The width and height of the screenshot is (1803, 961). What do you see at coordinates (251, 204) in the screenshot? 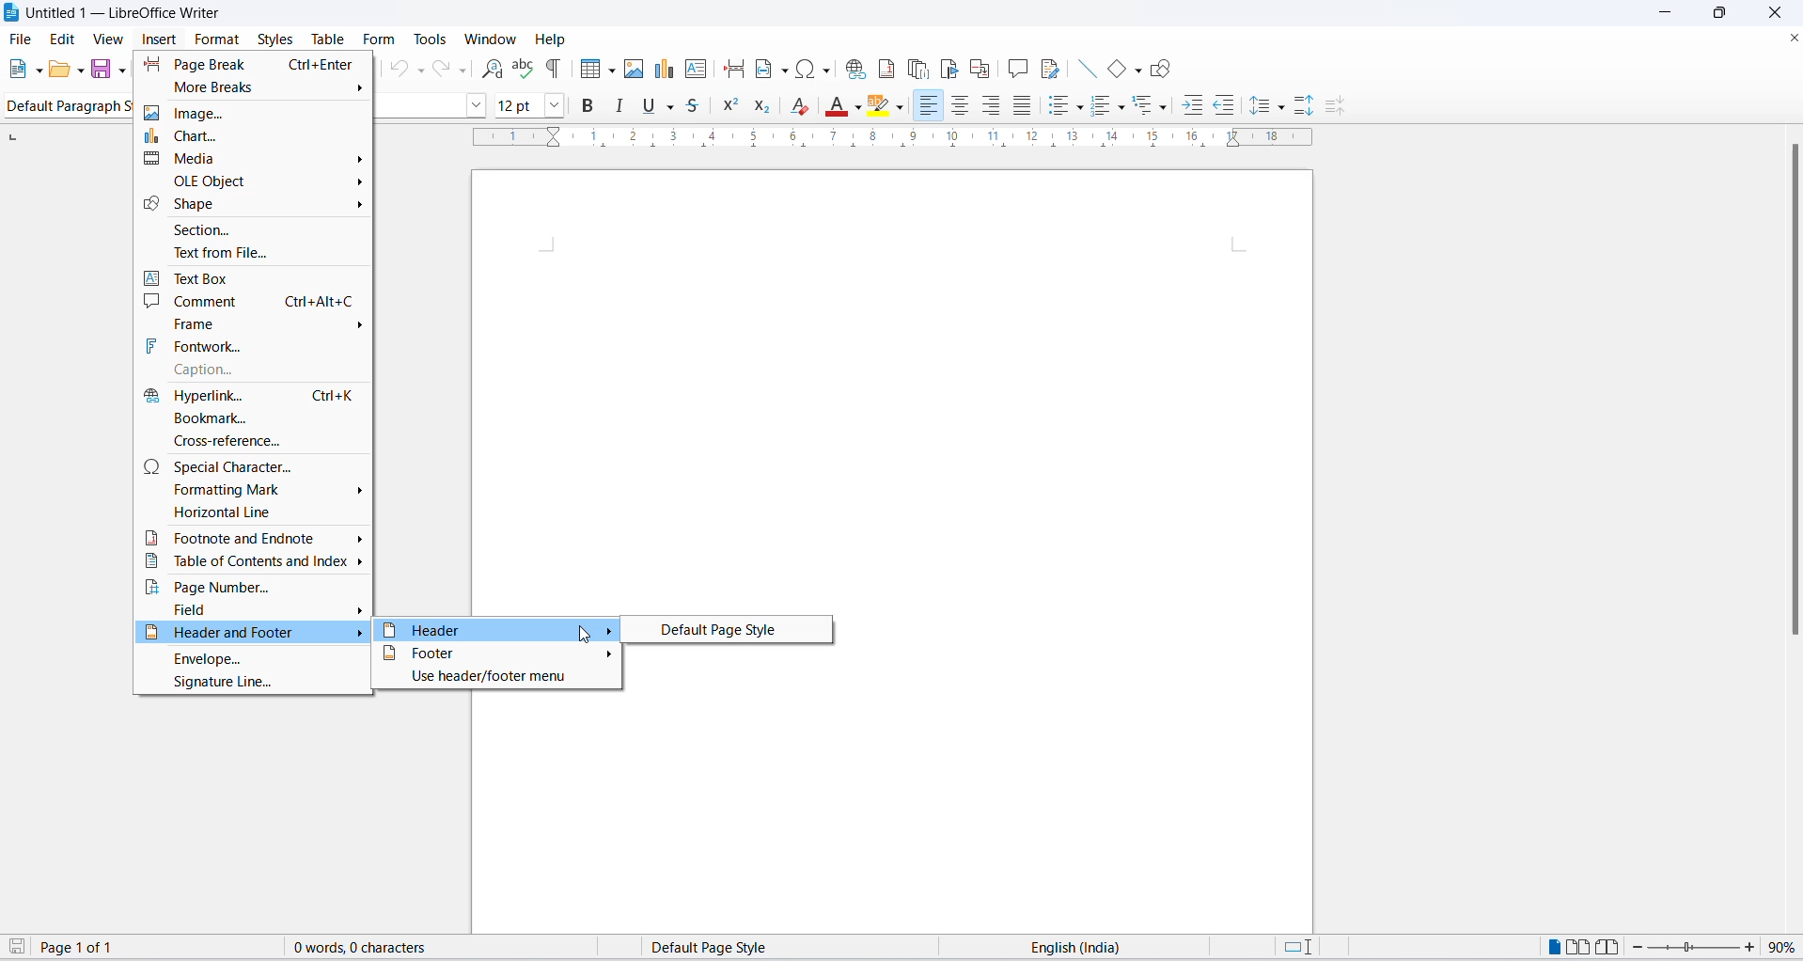
I see `SHAPE` at bounding box center [251, 204].